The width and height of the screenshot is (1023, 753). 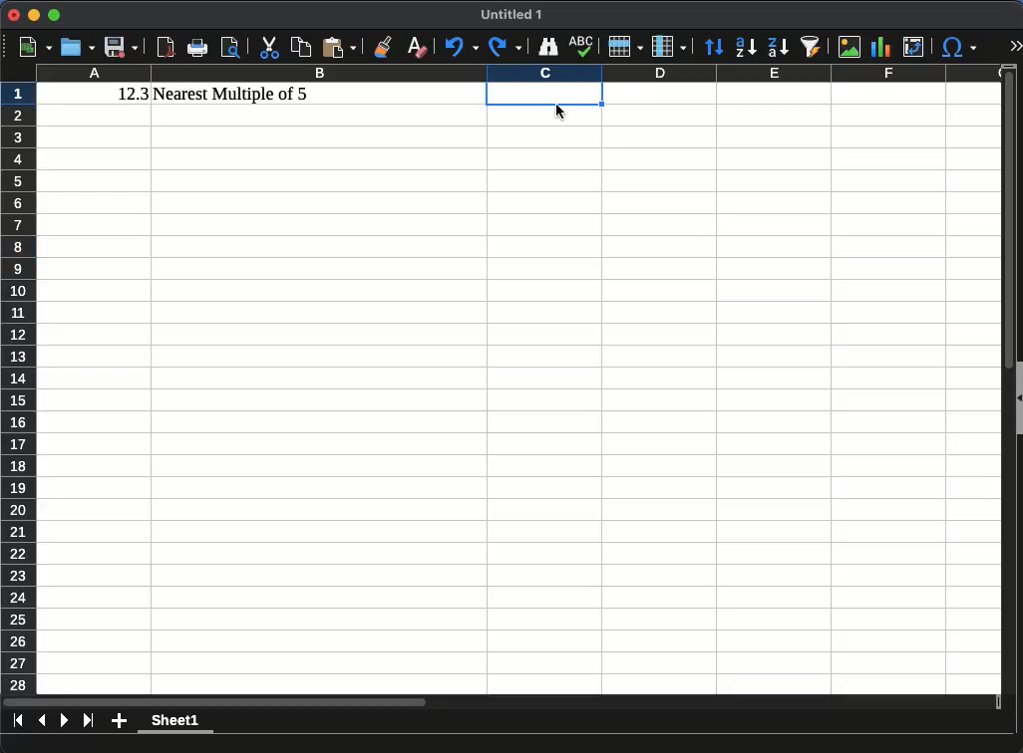 What do you see at coordinates (544, 94) in the screenshot?
I see `cell selected` at bounding box center [544, 94].